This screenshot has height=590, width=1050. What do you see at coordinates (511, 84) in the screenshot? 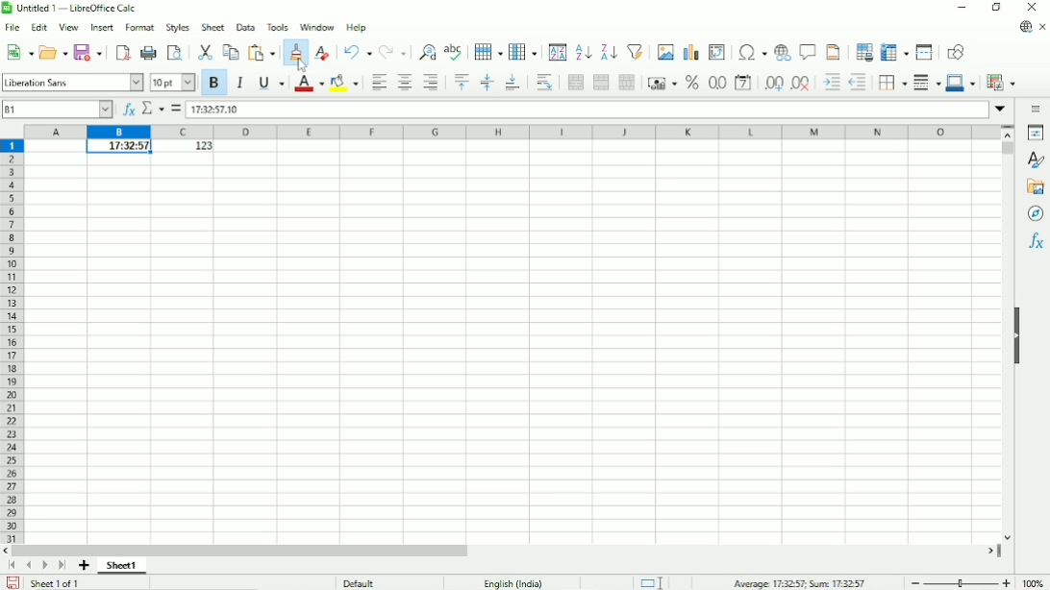
I see `Align bottom` at bounding box center [511, 84].